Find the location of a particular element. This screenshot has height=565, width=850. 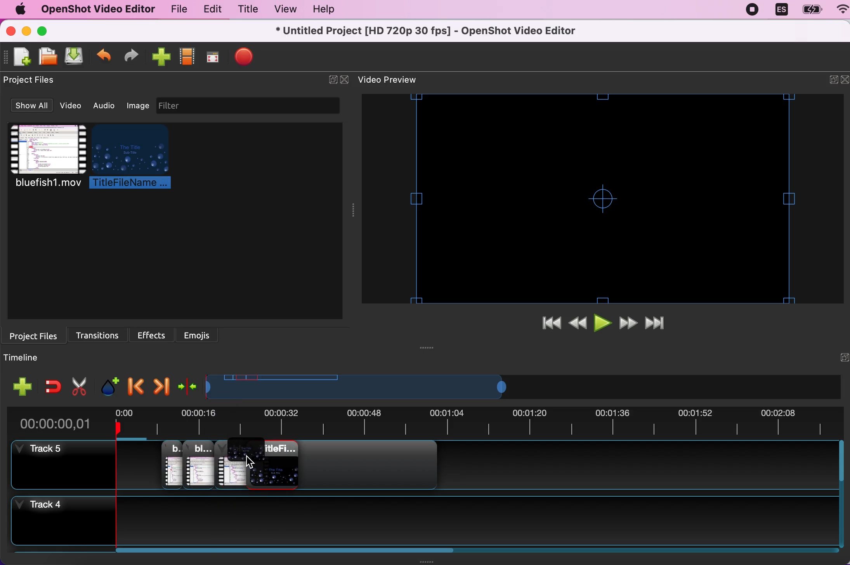

effects is located at coordinates (154, 333).